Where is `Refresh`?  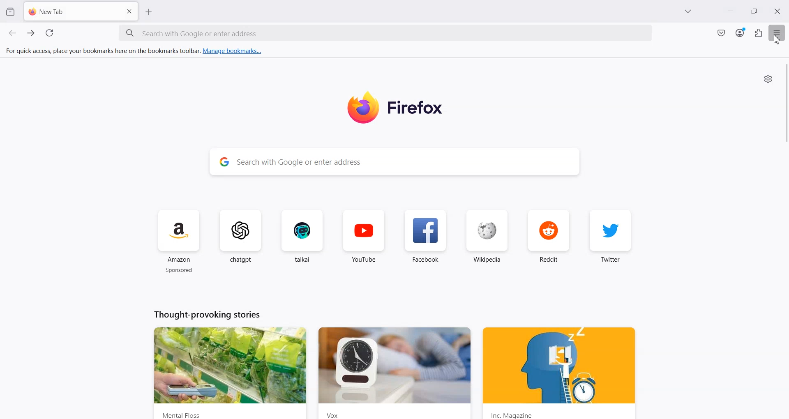 Refresh is located at coordinates (51, 33).